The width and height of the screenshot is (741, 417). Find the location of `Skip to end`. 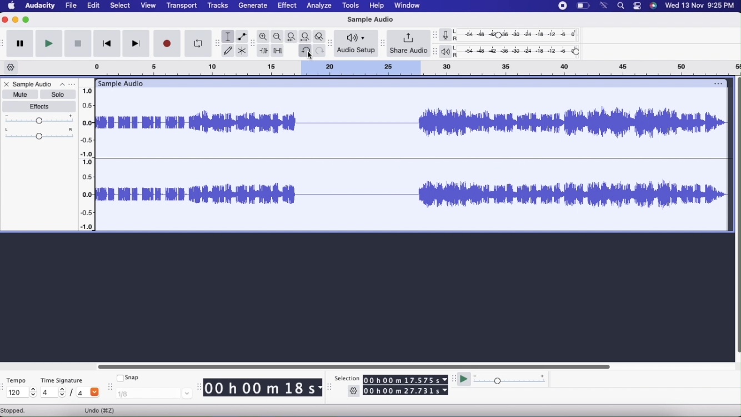

Skip to end is located at coordinates (137, 43).